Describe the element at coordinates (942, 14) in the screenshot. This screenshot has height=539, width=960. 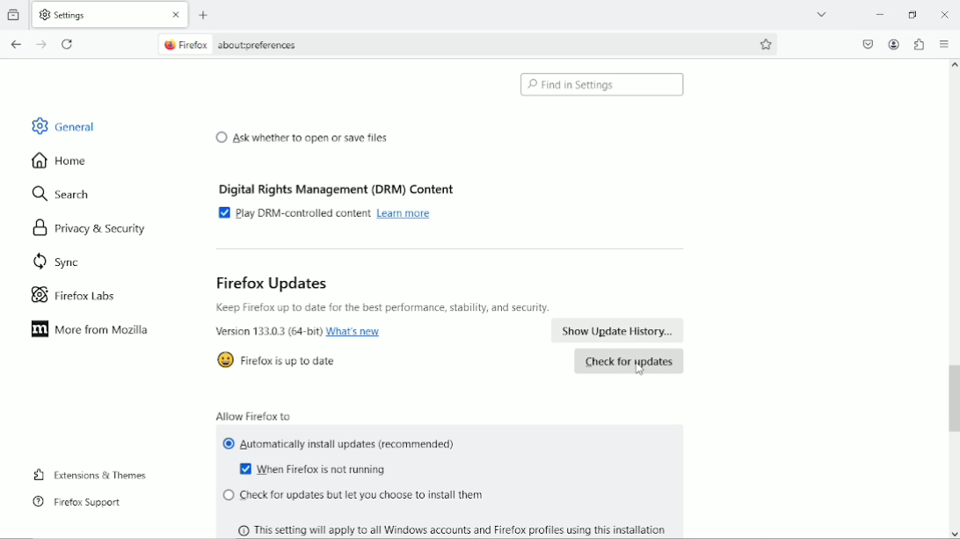
I see `` at that location.